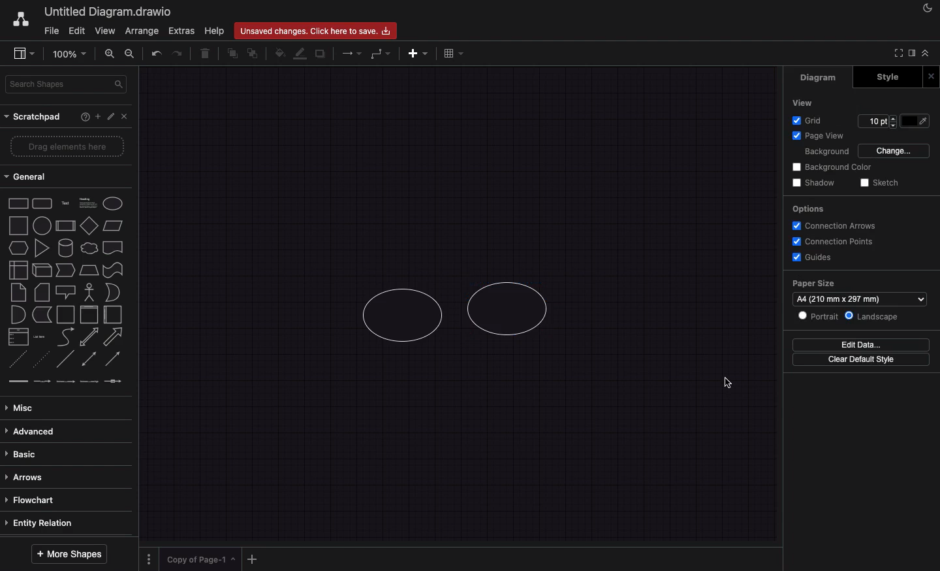 The height and width of the screenshot is (571, 940). Describe the element at coordinates (915, 122) in the screenshot. I see `fill color` at that location.